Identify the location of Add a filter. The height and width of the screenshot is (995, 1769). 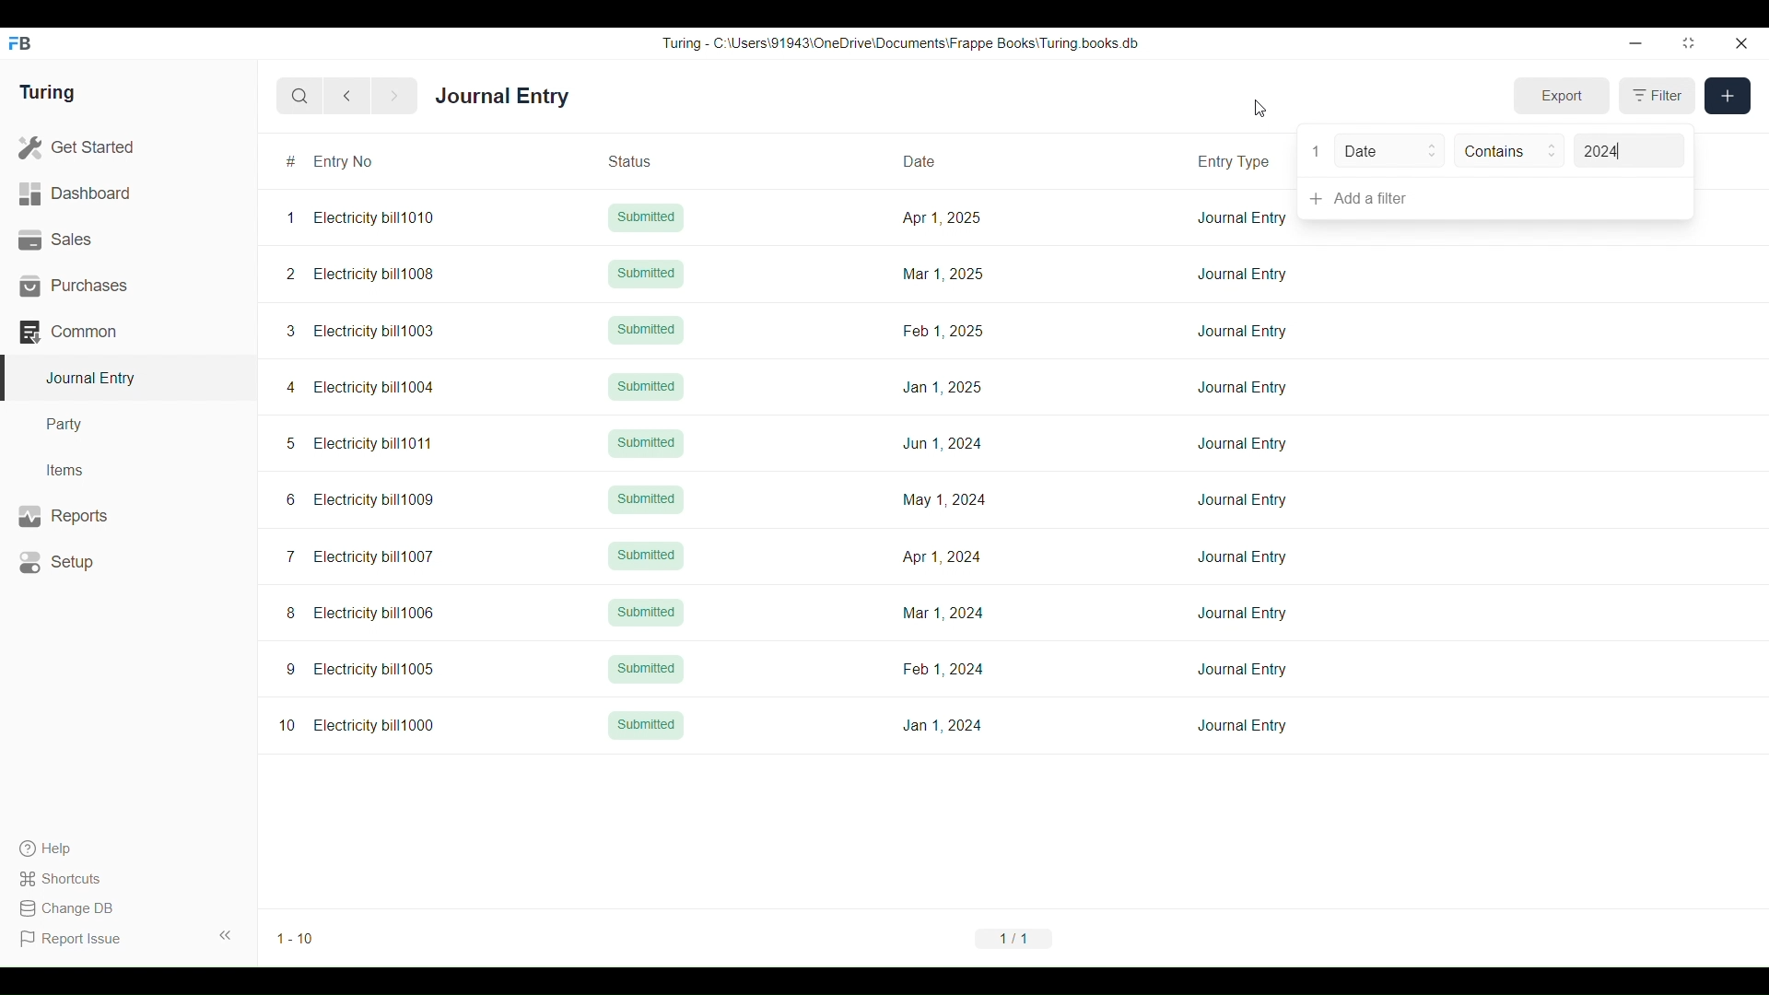
(1494, 199).